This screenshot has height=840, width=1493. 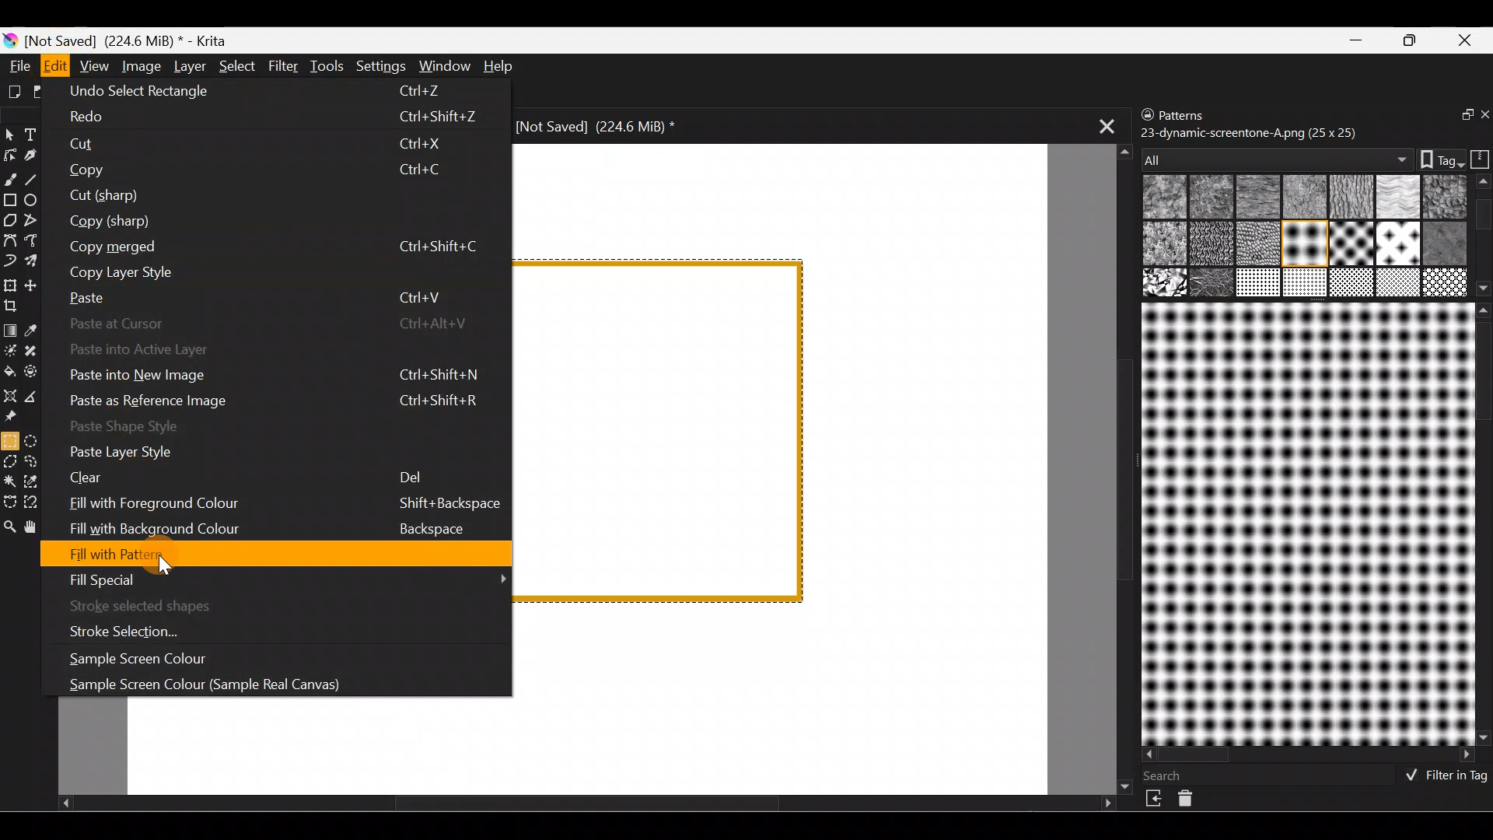 I want to click on Ellipse tool, so click(x=38, y=200).